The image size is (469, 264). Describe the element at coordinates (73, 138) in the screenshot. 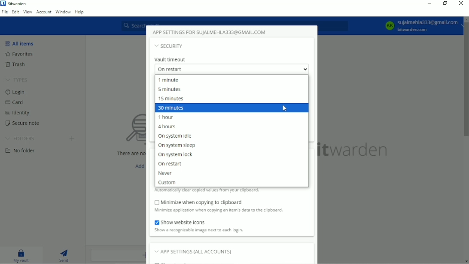

I see `Create folder` at that location.